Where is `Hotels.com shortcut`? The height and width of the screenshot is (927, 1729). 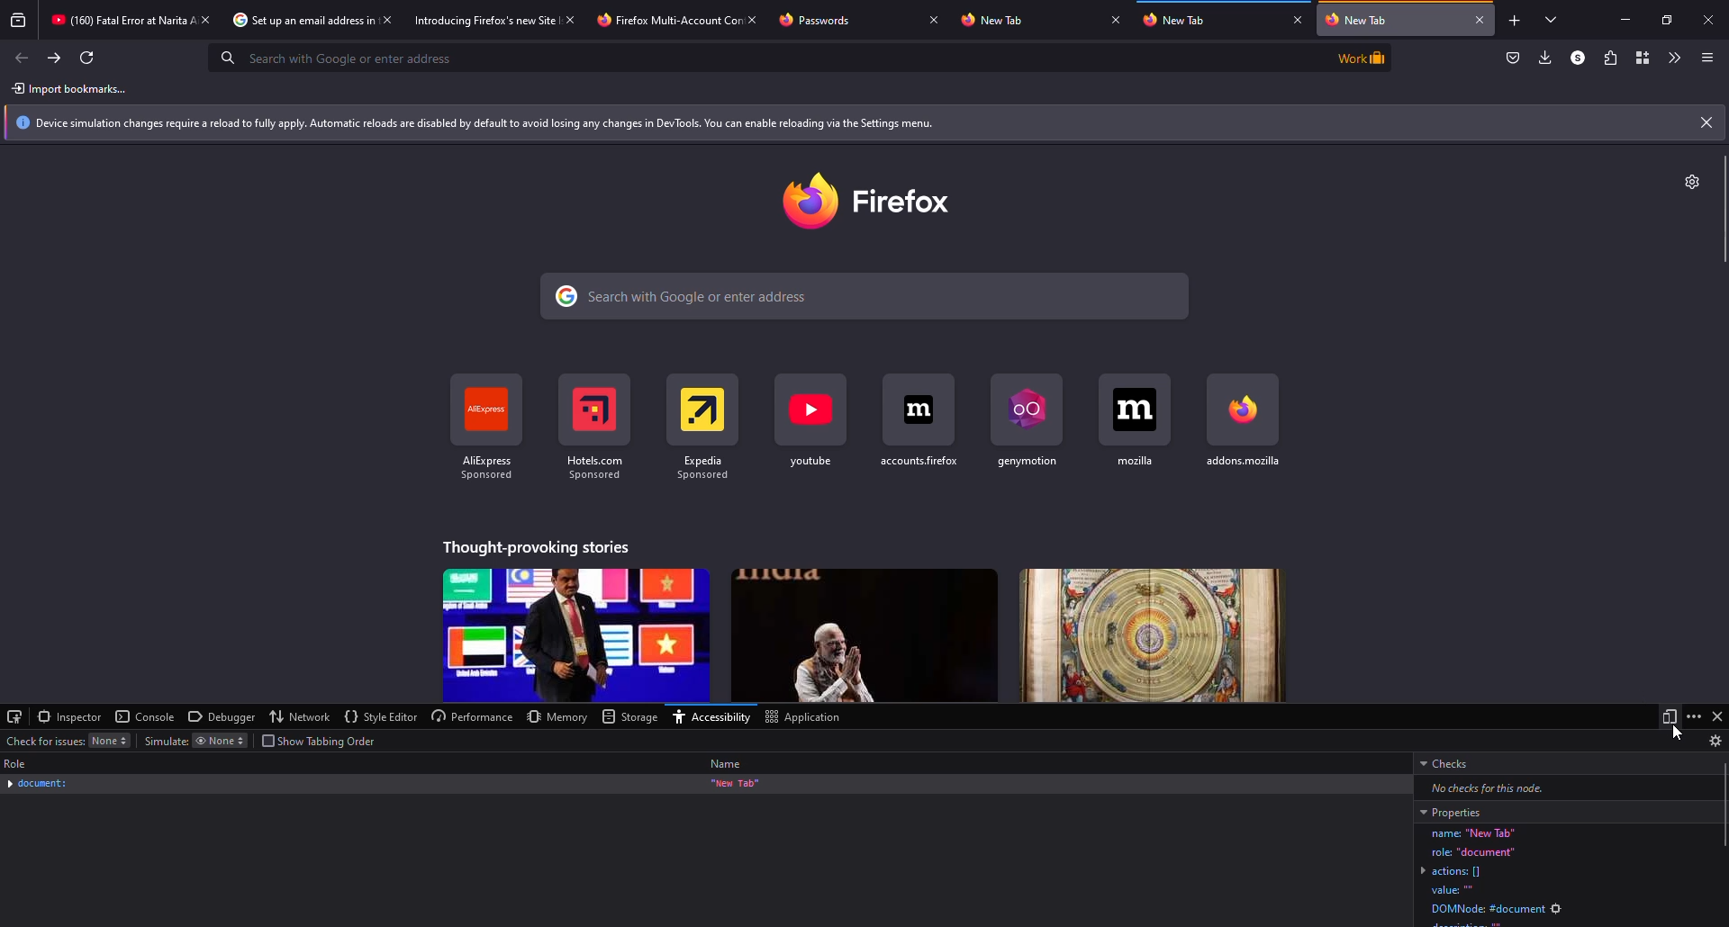
Hotels.com shortcut is located at coordinates (595, 427).